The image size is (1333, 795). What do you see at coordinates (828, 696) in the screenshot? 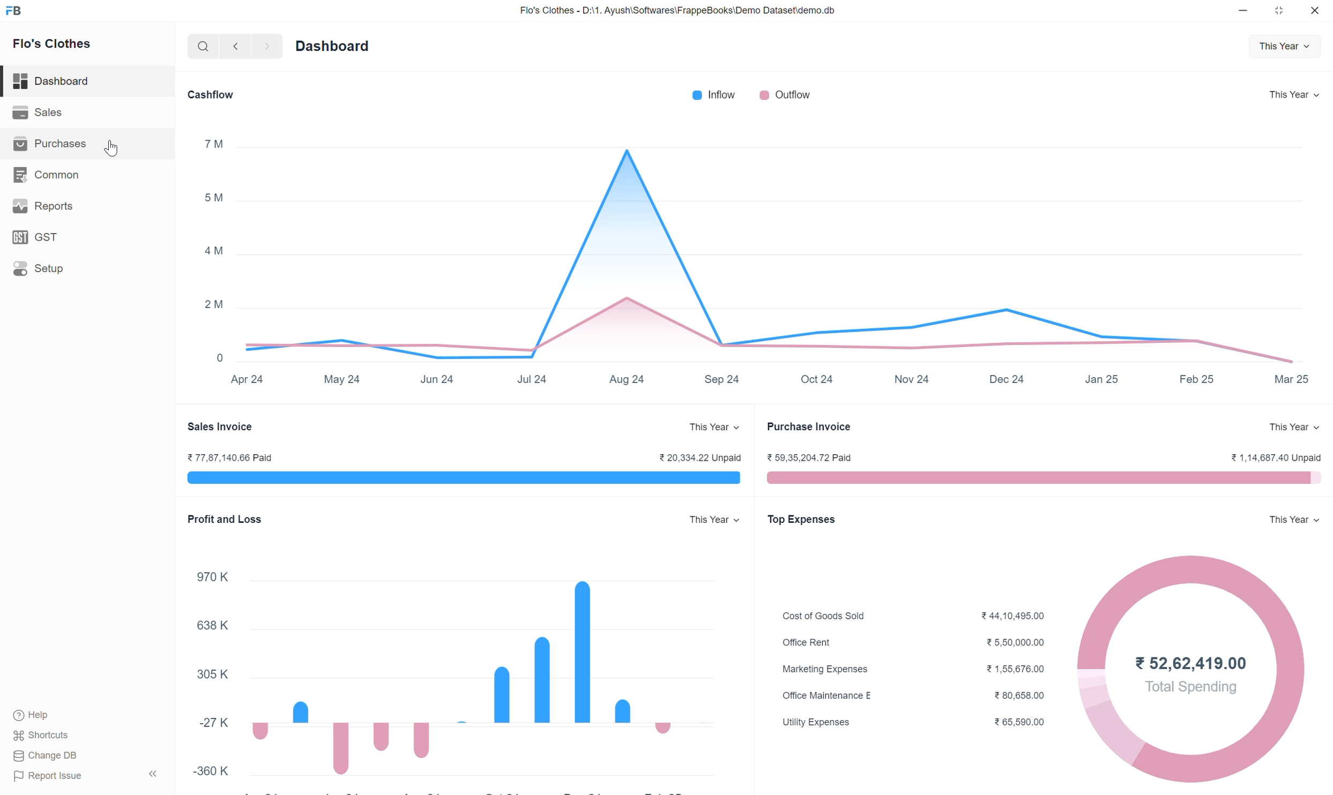
I see `Office Maintenance E` at bounding box center [828, 696].